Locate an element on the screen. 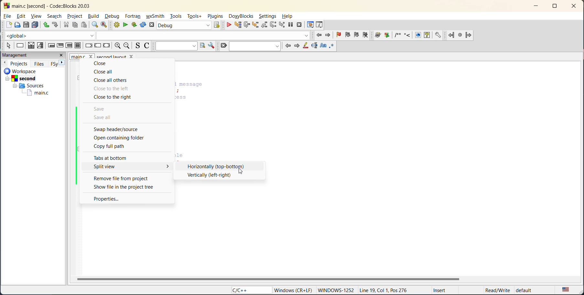 The image size is (584, 295). second layout is located at coordinates (121, 56).